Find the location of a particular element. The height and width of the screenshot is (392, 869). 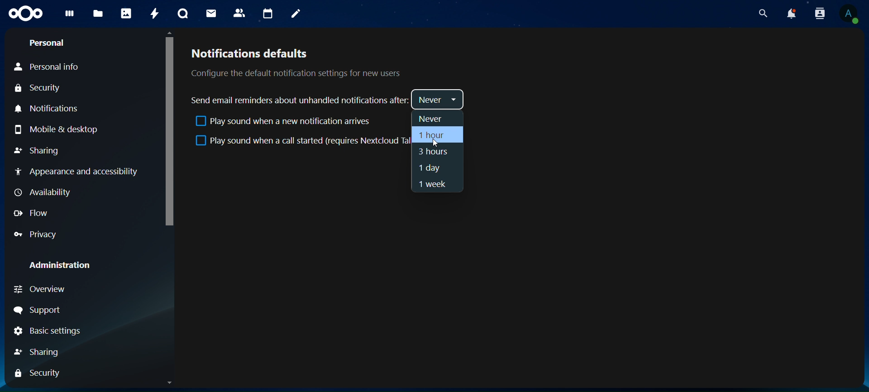

Security is located at coordinates (37, 374).